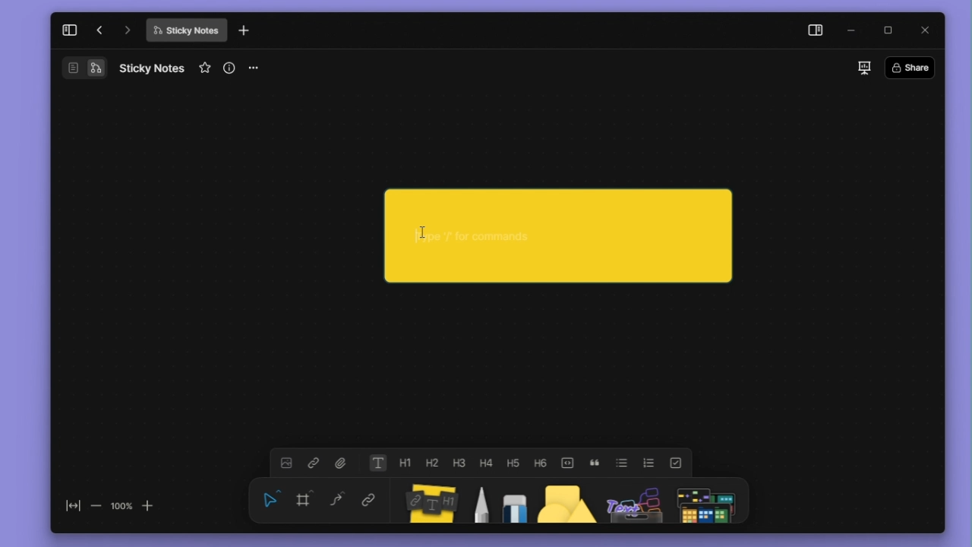 The image size is (972, 547). What do you see at coordinates (850, 31) in the screenshot?
I see `minimize` at bounding box center [850, 31].